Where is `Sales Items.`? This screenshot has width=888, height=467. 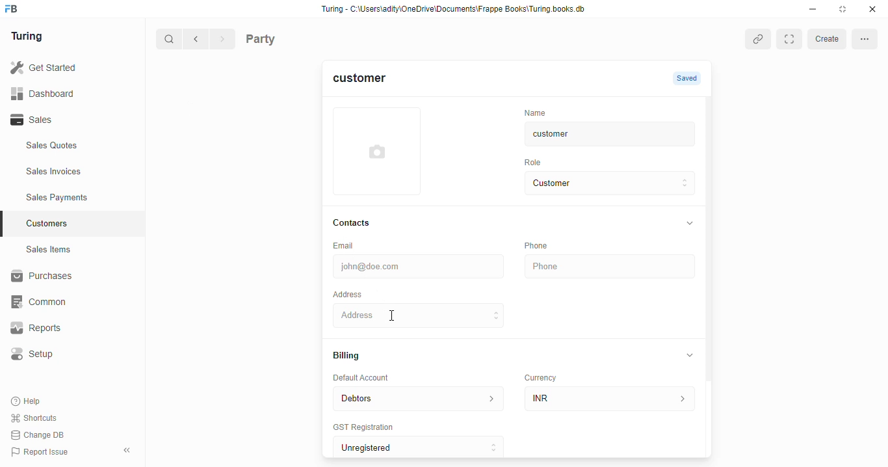
Sales Items. is located at coordinates (72, 250).